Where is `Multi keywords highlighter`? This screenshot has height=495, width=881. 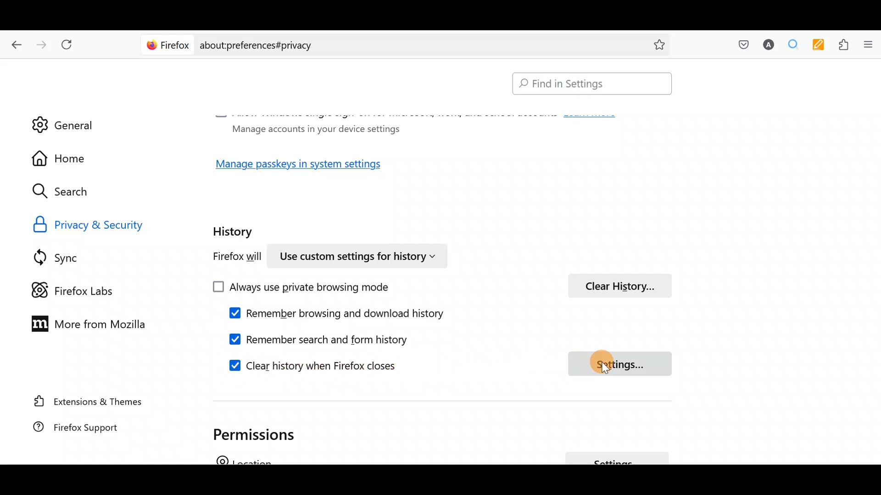 Multi keywords highlighter is located at coordinates (816, 46).